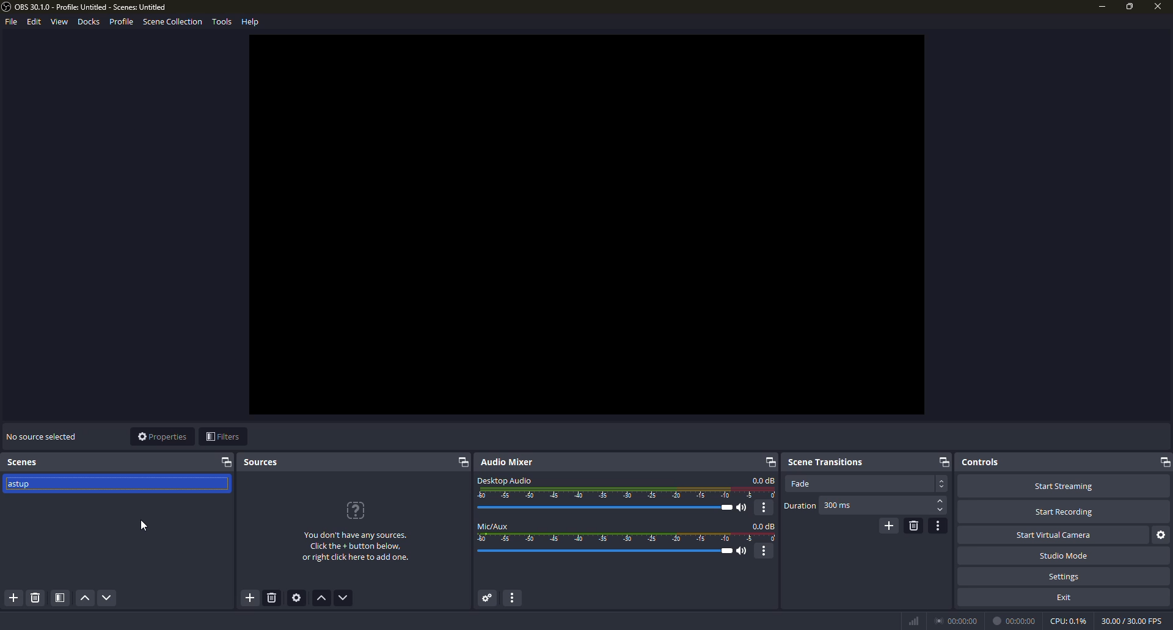 The height and width of the screenshot is (630, 1173). Describe the element at coordinates (1016, 620) in the screenshot. I see `time` at that location.